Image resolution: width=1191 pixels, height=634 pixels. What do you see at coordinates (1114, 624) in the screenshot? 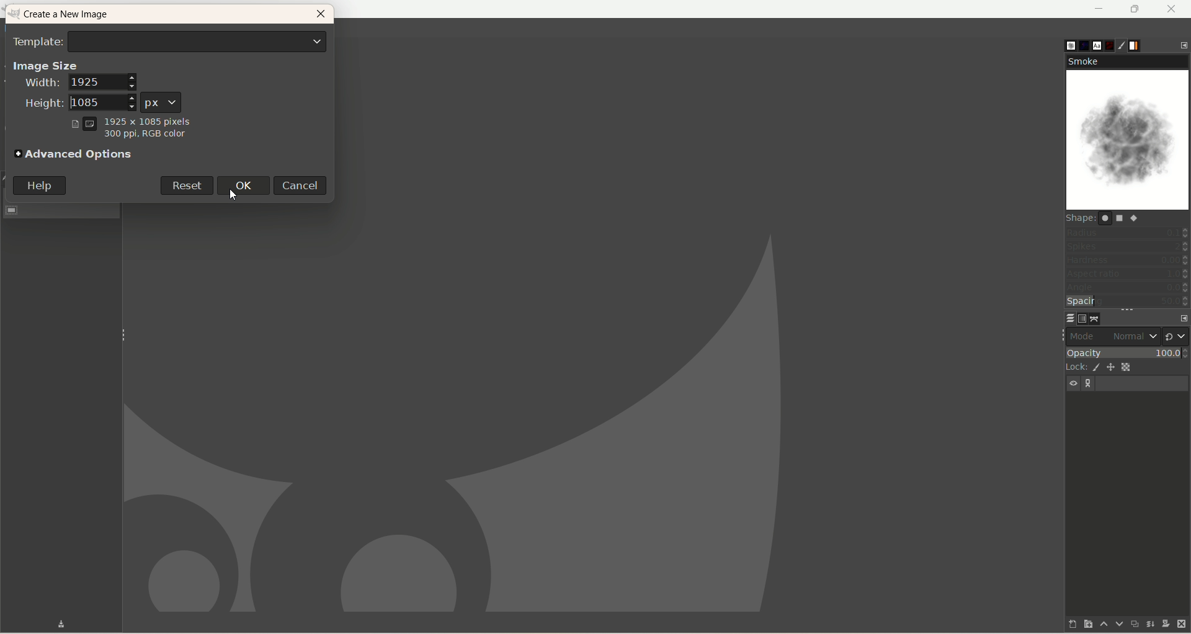
I see `lower this layer one step` at bounding box center [1114, 624].